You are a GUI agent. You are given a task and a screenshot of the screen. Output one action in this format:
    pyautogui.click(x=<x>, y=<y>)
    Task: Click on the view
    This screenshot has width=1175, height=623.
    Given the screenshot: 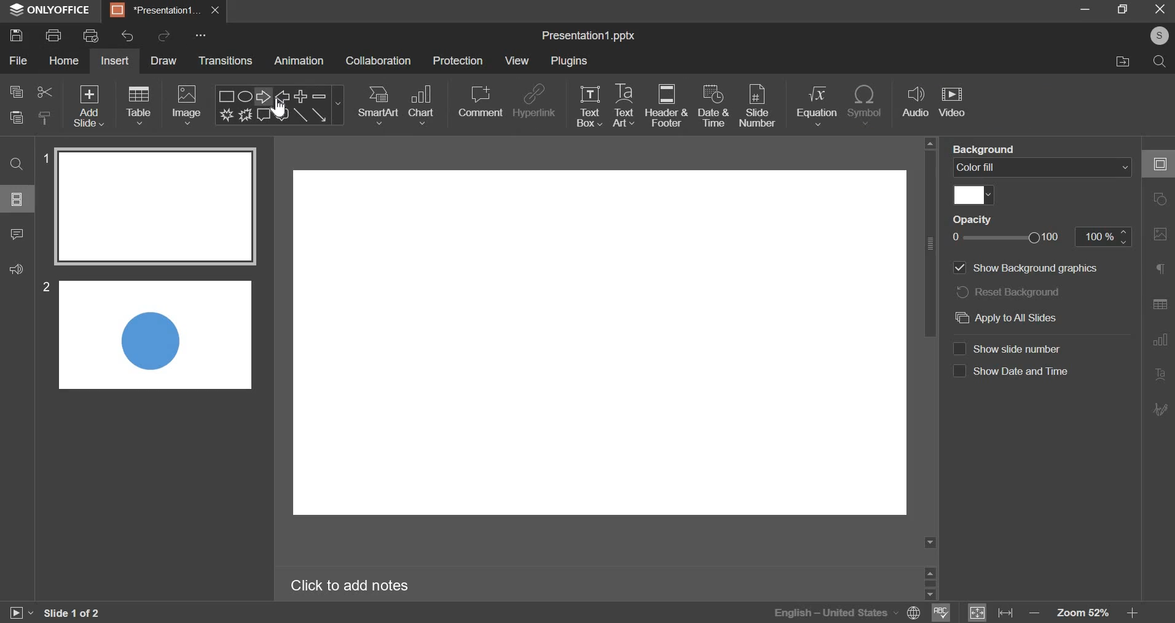 What is the action you would take?
    pyautogui.click(x=517, y=61)
    